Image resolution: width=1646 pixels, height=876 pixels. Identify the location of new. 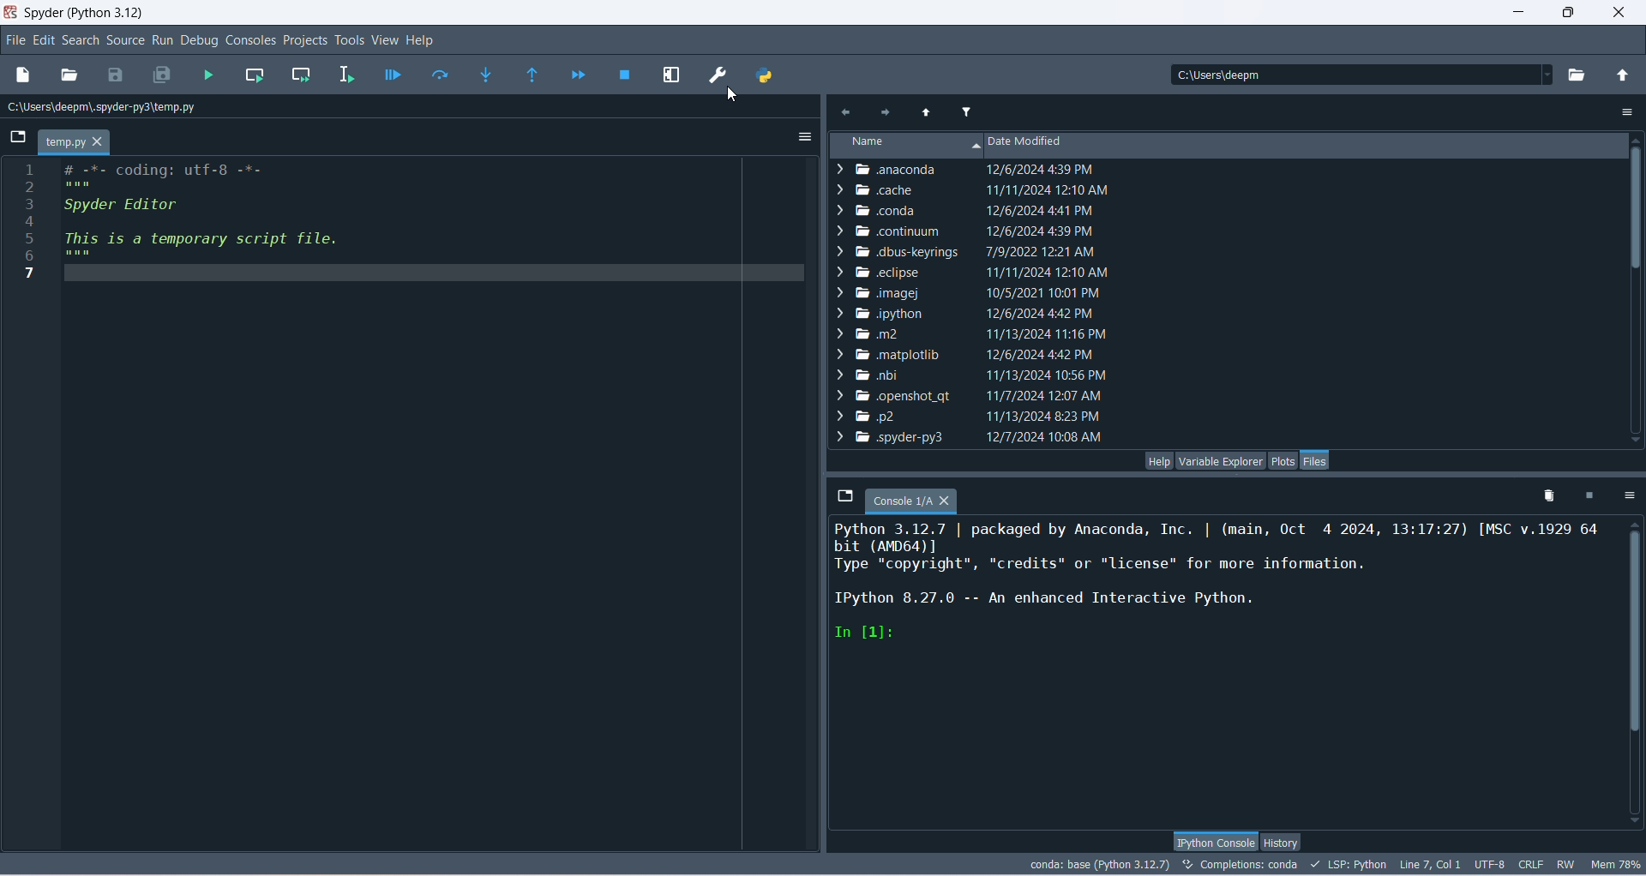
(22, 75).